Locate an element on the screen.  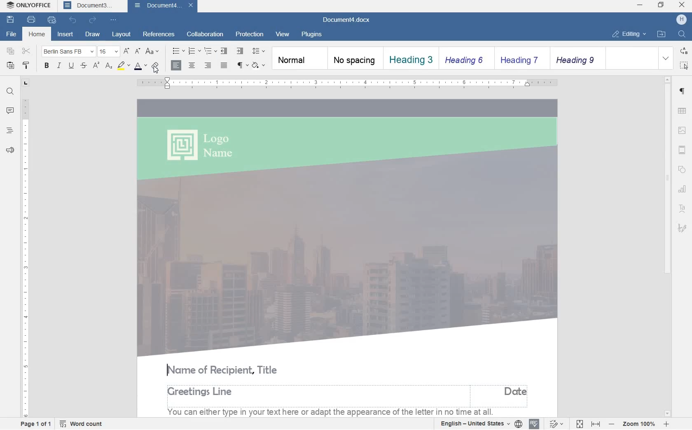
image settings is located at coordinates (682, 131).